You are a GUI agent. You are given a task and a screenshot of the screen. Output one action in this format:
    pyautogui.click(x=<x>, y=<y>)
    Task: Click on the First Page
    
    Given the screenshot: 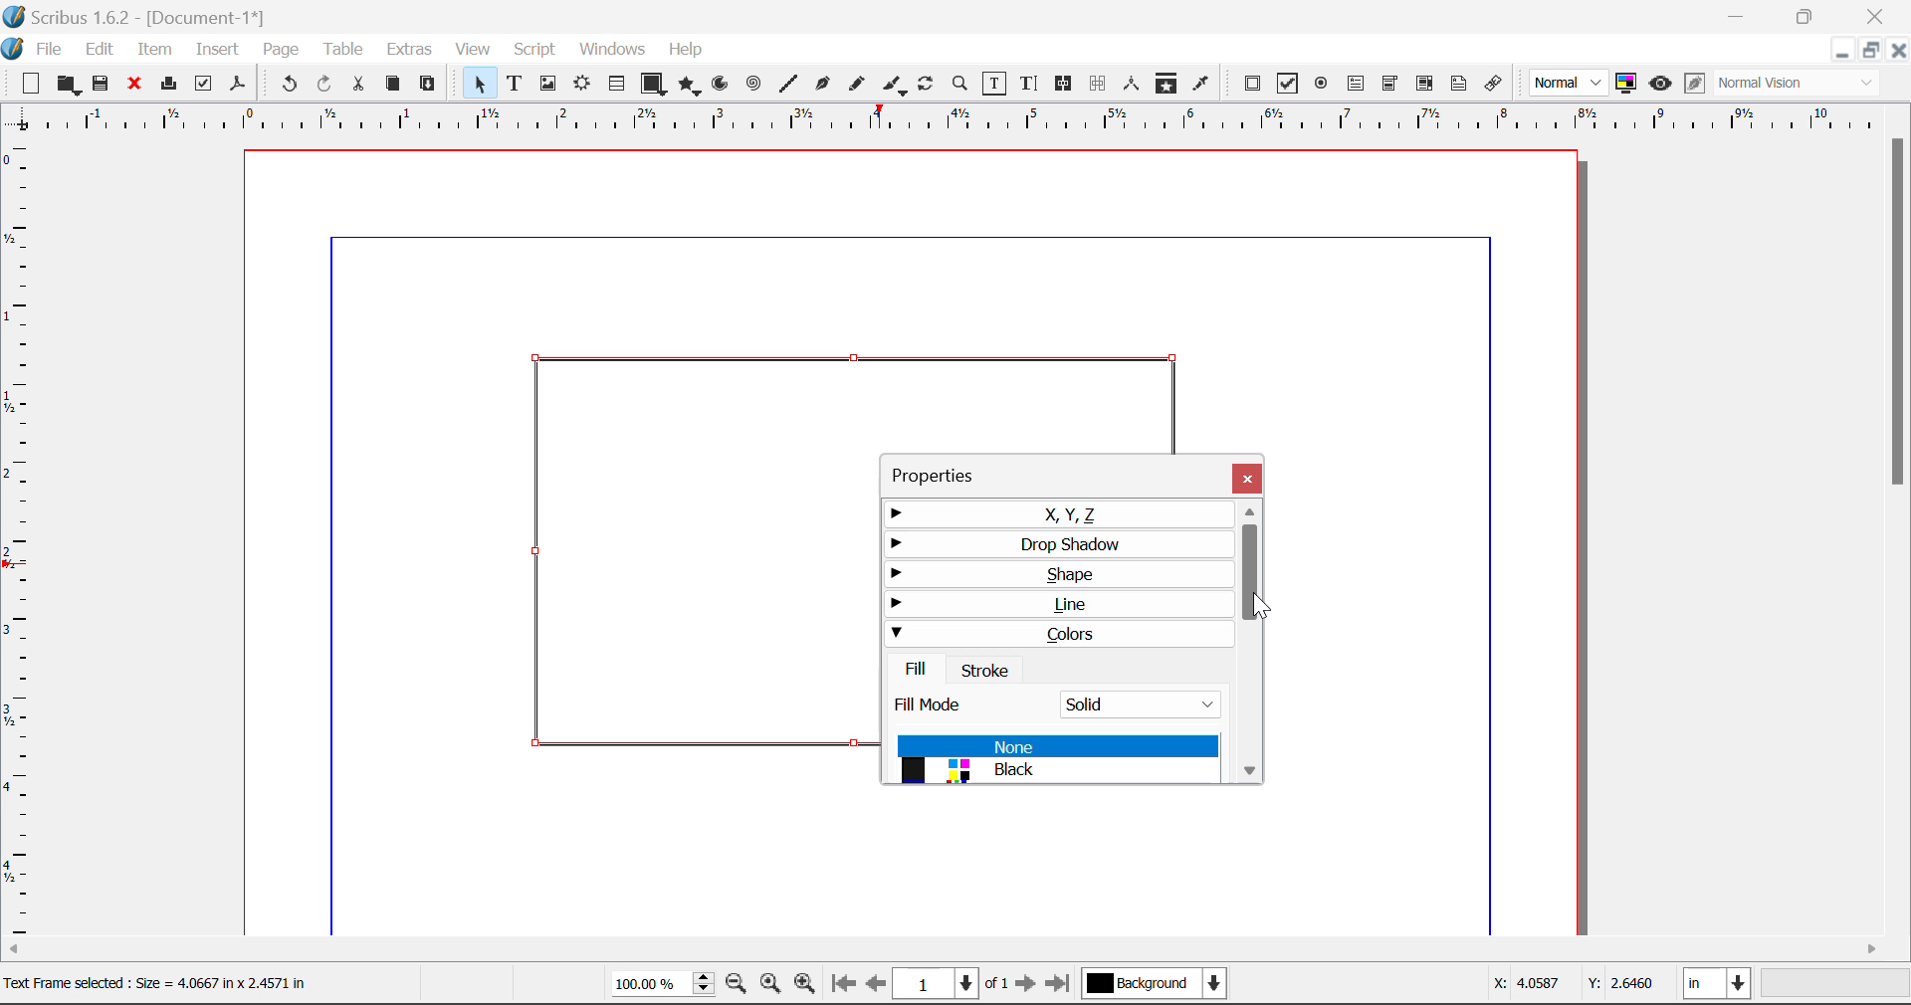 What is the action you would take?
    pyautogui.click(x=843, y=986)
    